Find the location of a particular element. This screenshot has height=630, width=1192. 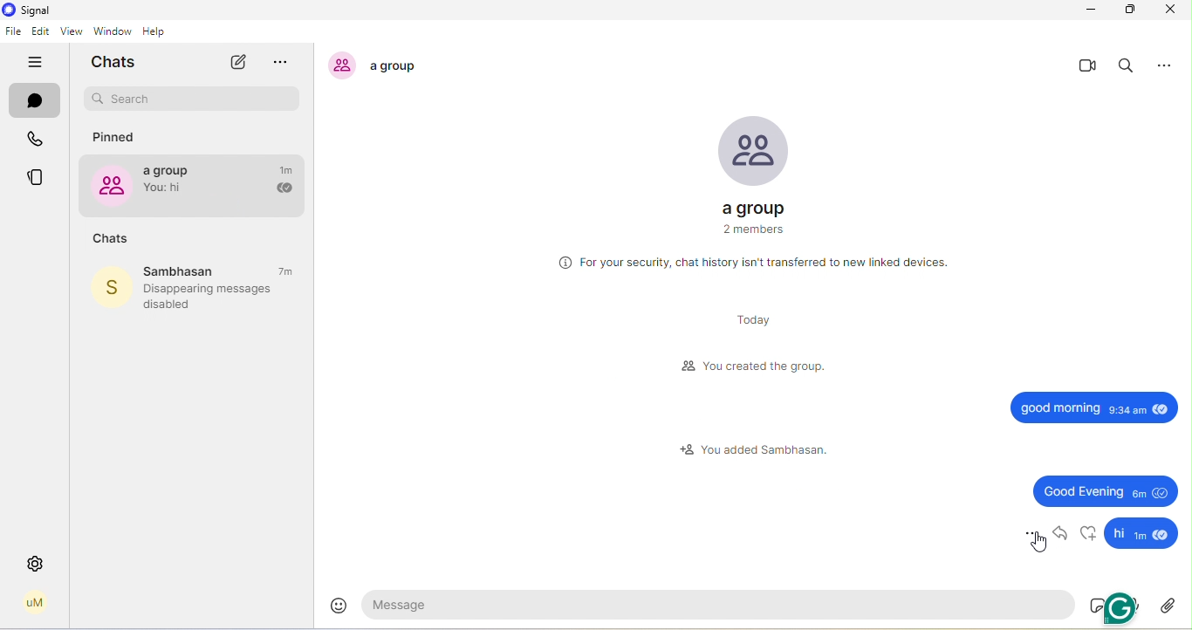

today is located at coordinates (749, 321).